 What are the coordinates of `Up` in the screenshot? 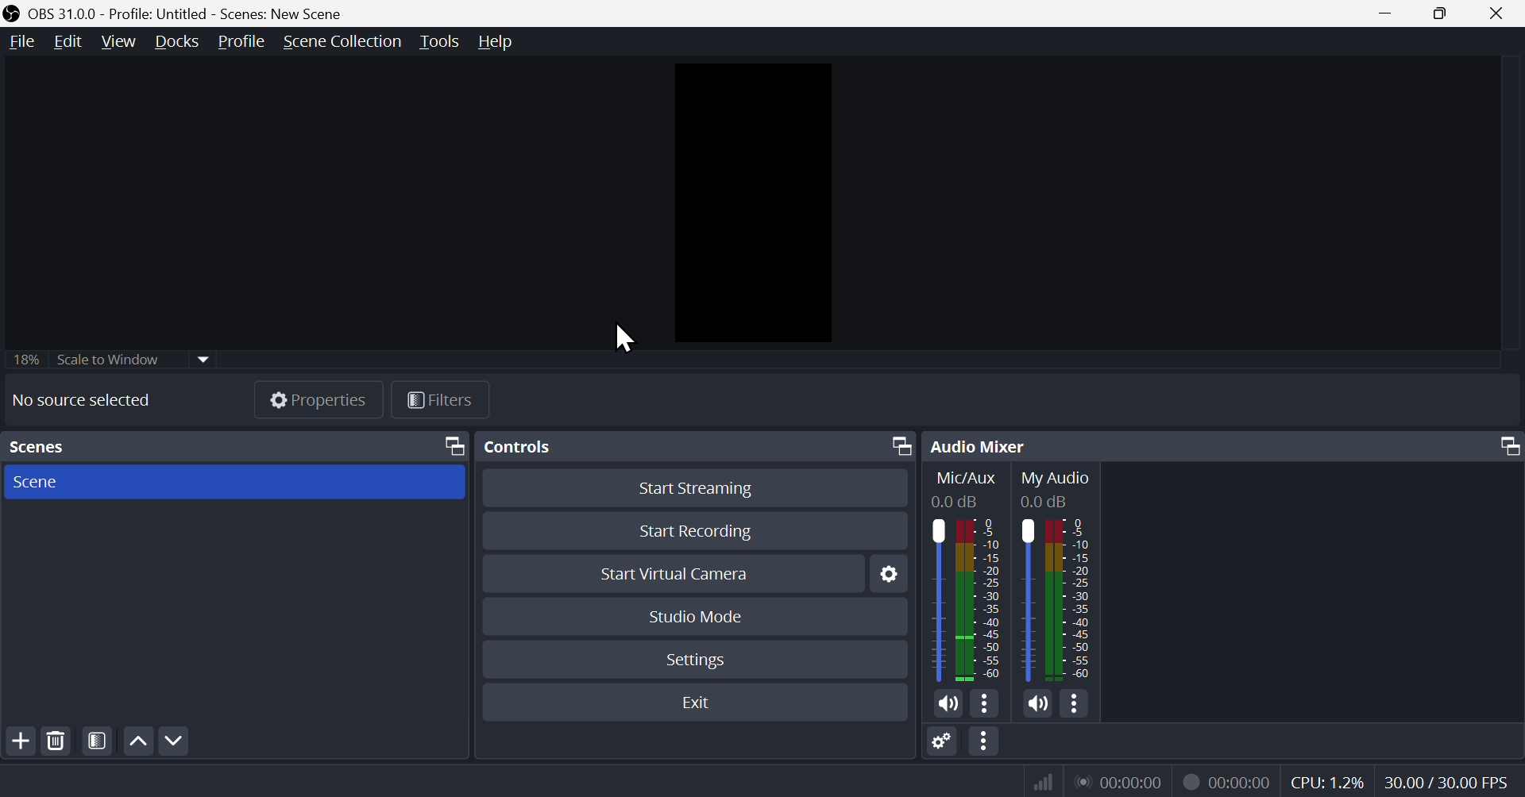 It's located at (136, 738).